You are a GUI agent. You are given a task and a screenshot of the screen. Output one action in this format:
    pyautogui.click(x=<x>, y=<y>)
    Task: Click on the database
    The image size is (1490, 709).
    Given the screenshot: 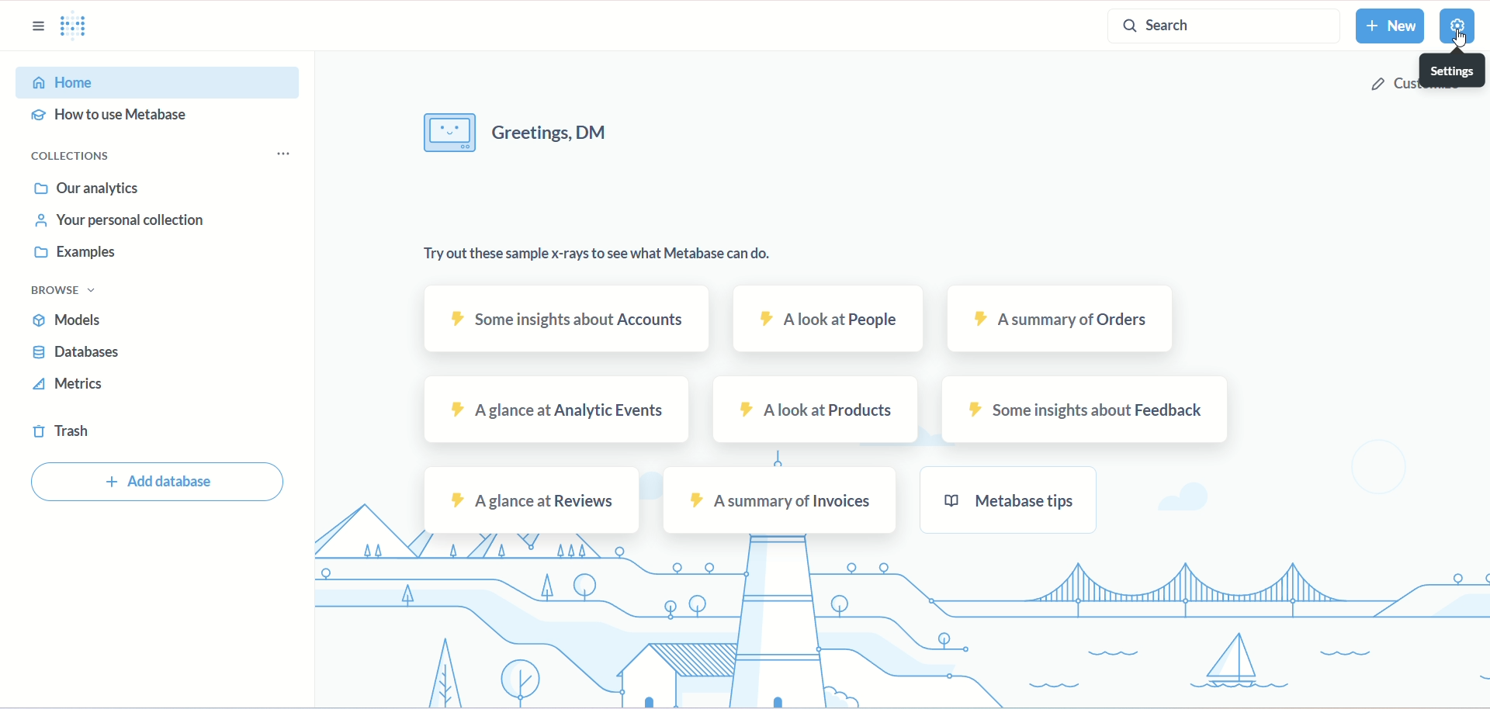 What is the action you would take?
    pyautogui.click(x=87, y=355)
    